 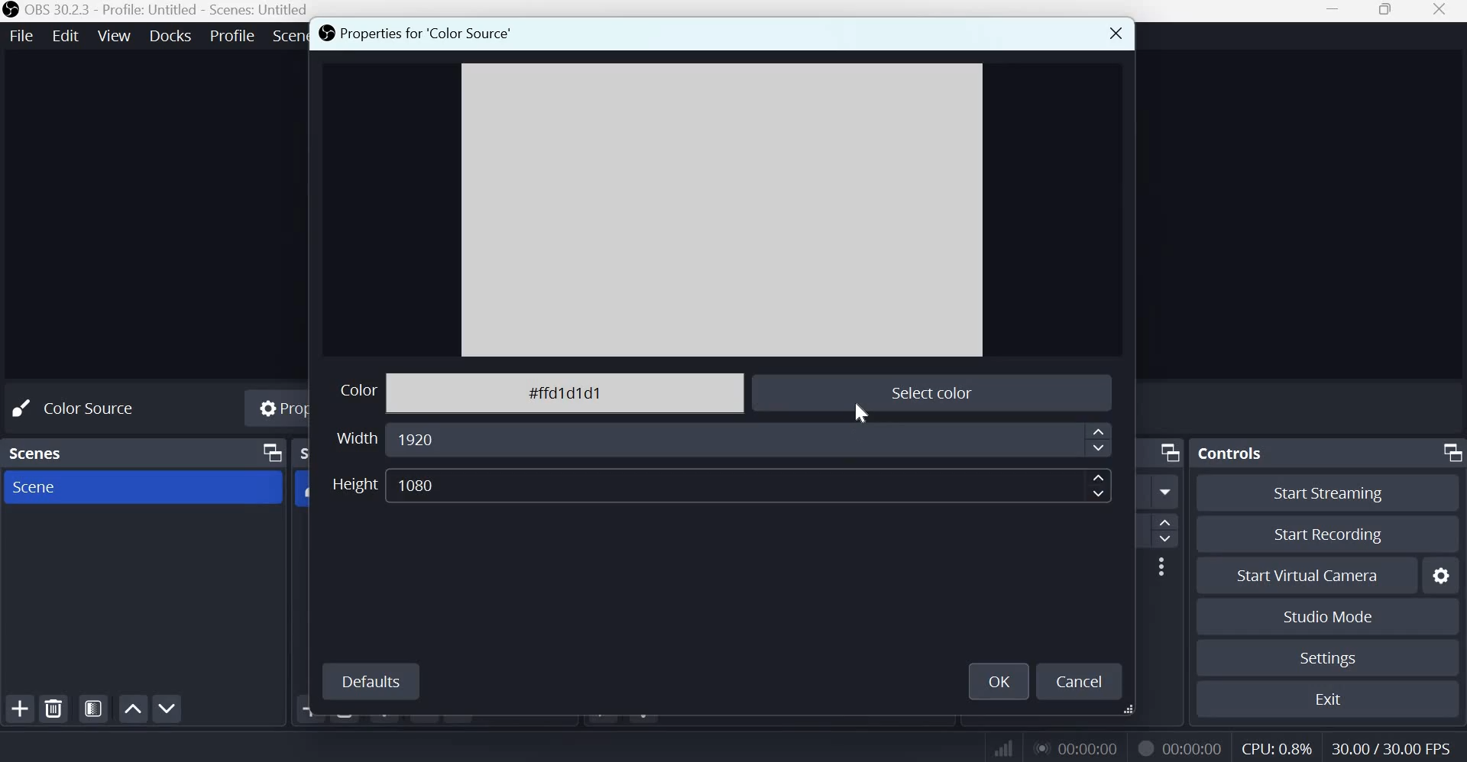 What do you see at coordinates (57, 709) in the screenshot?
I see `remove selected scene(s)` at bounding box center [57, 709].